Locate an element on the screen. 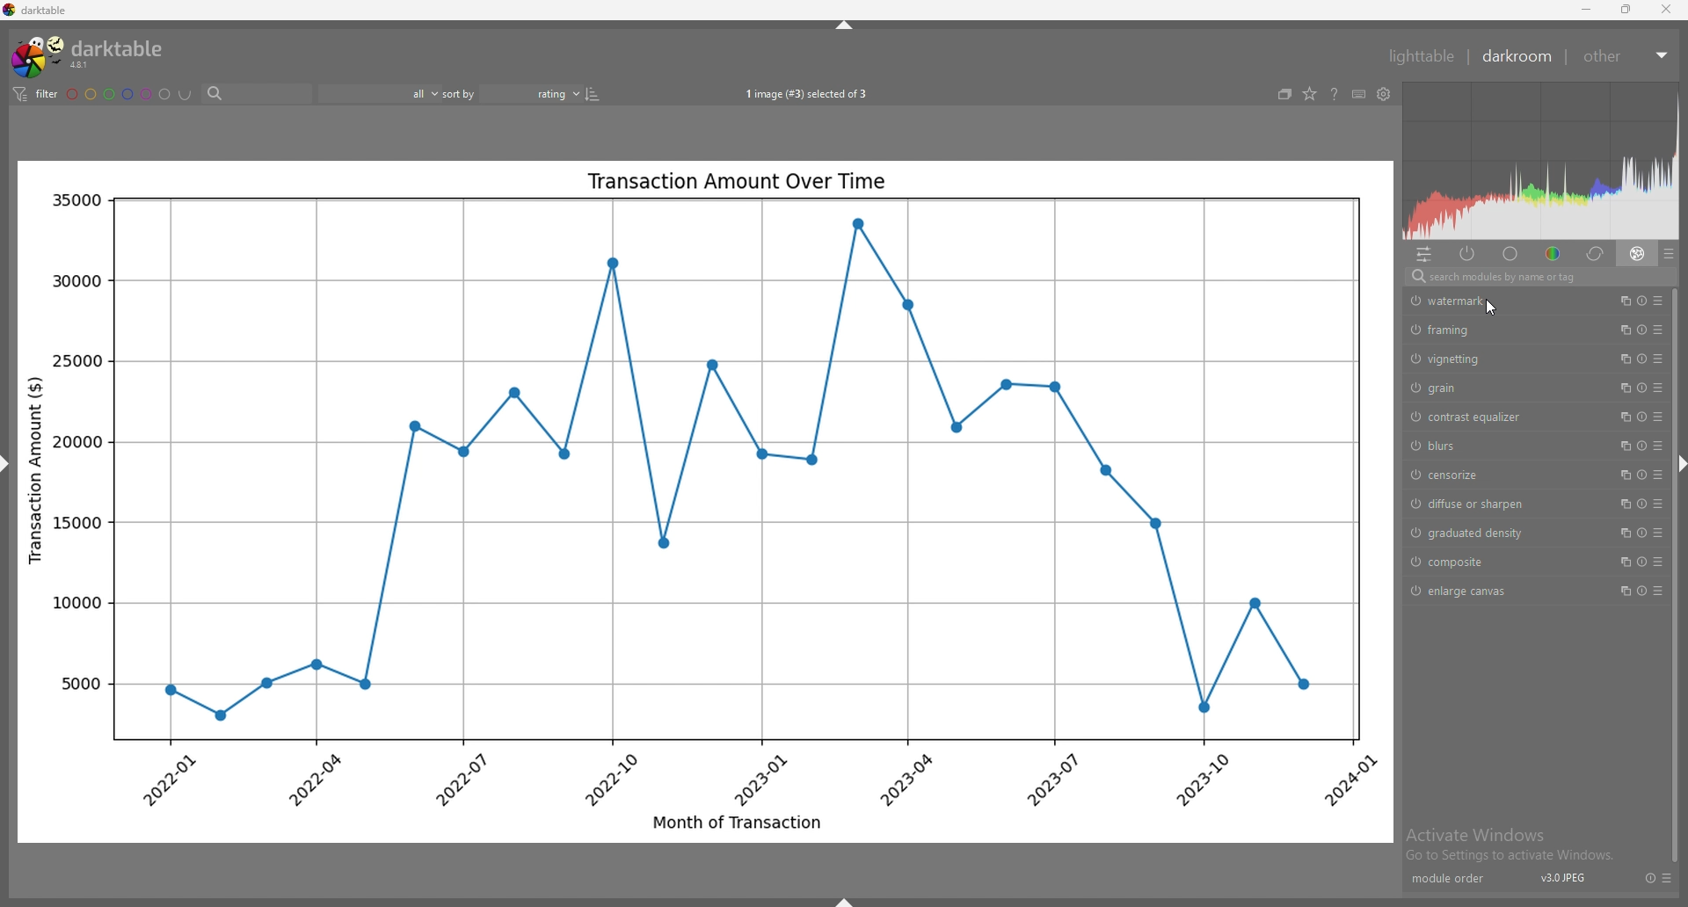 The width and height of the screenshot is (1688, 907). presets is located at coordinates (1658, 504).